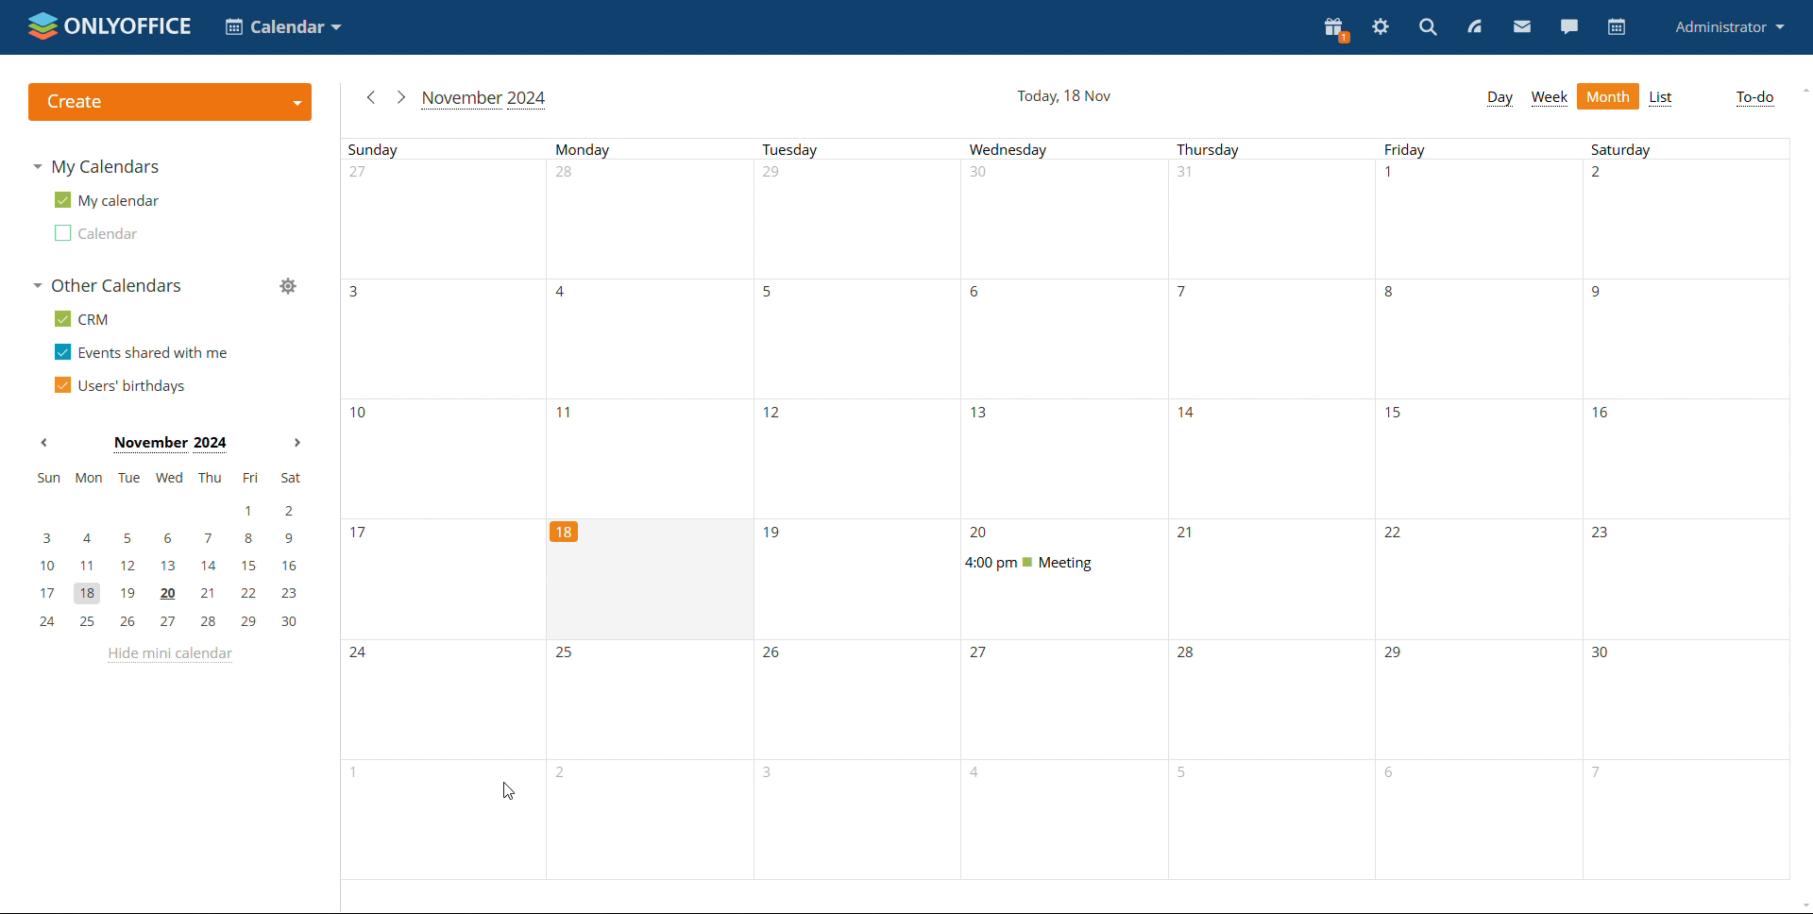  What do you see at coordinates (1065, 96) in the screenshot?
I see `current date` at bounding box center [1065, 96].